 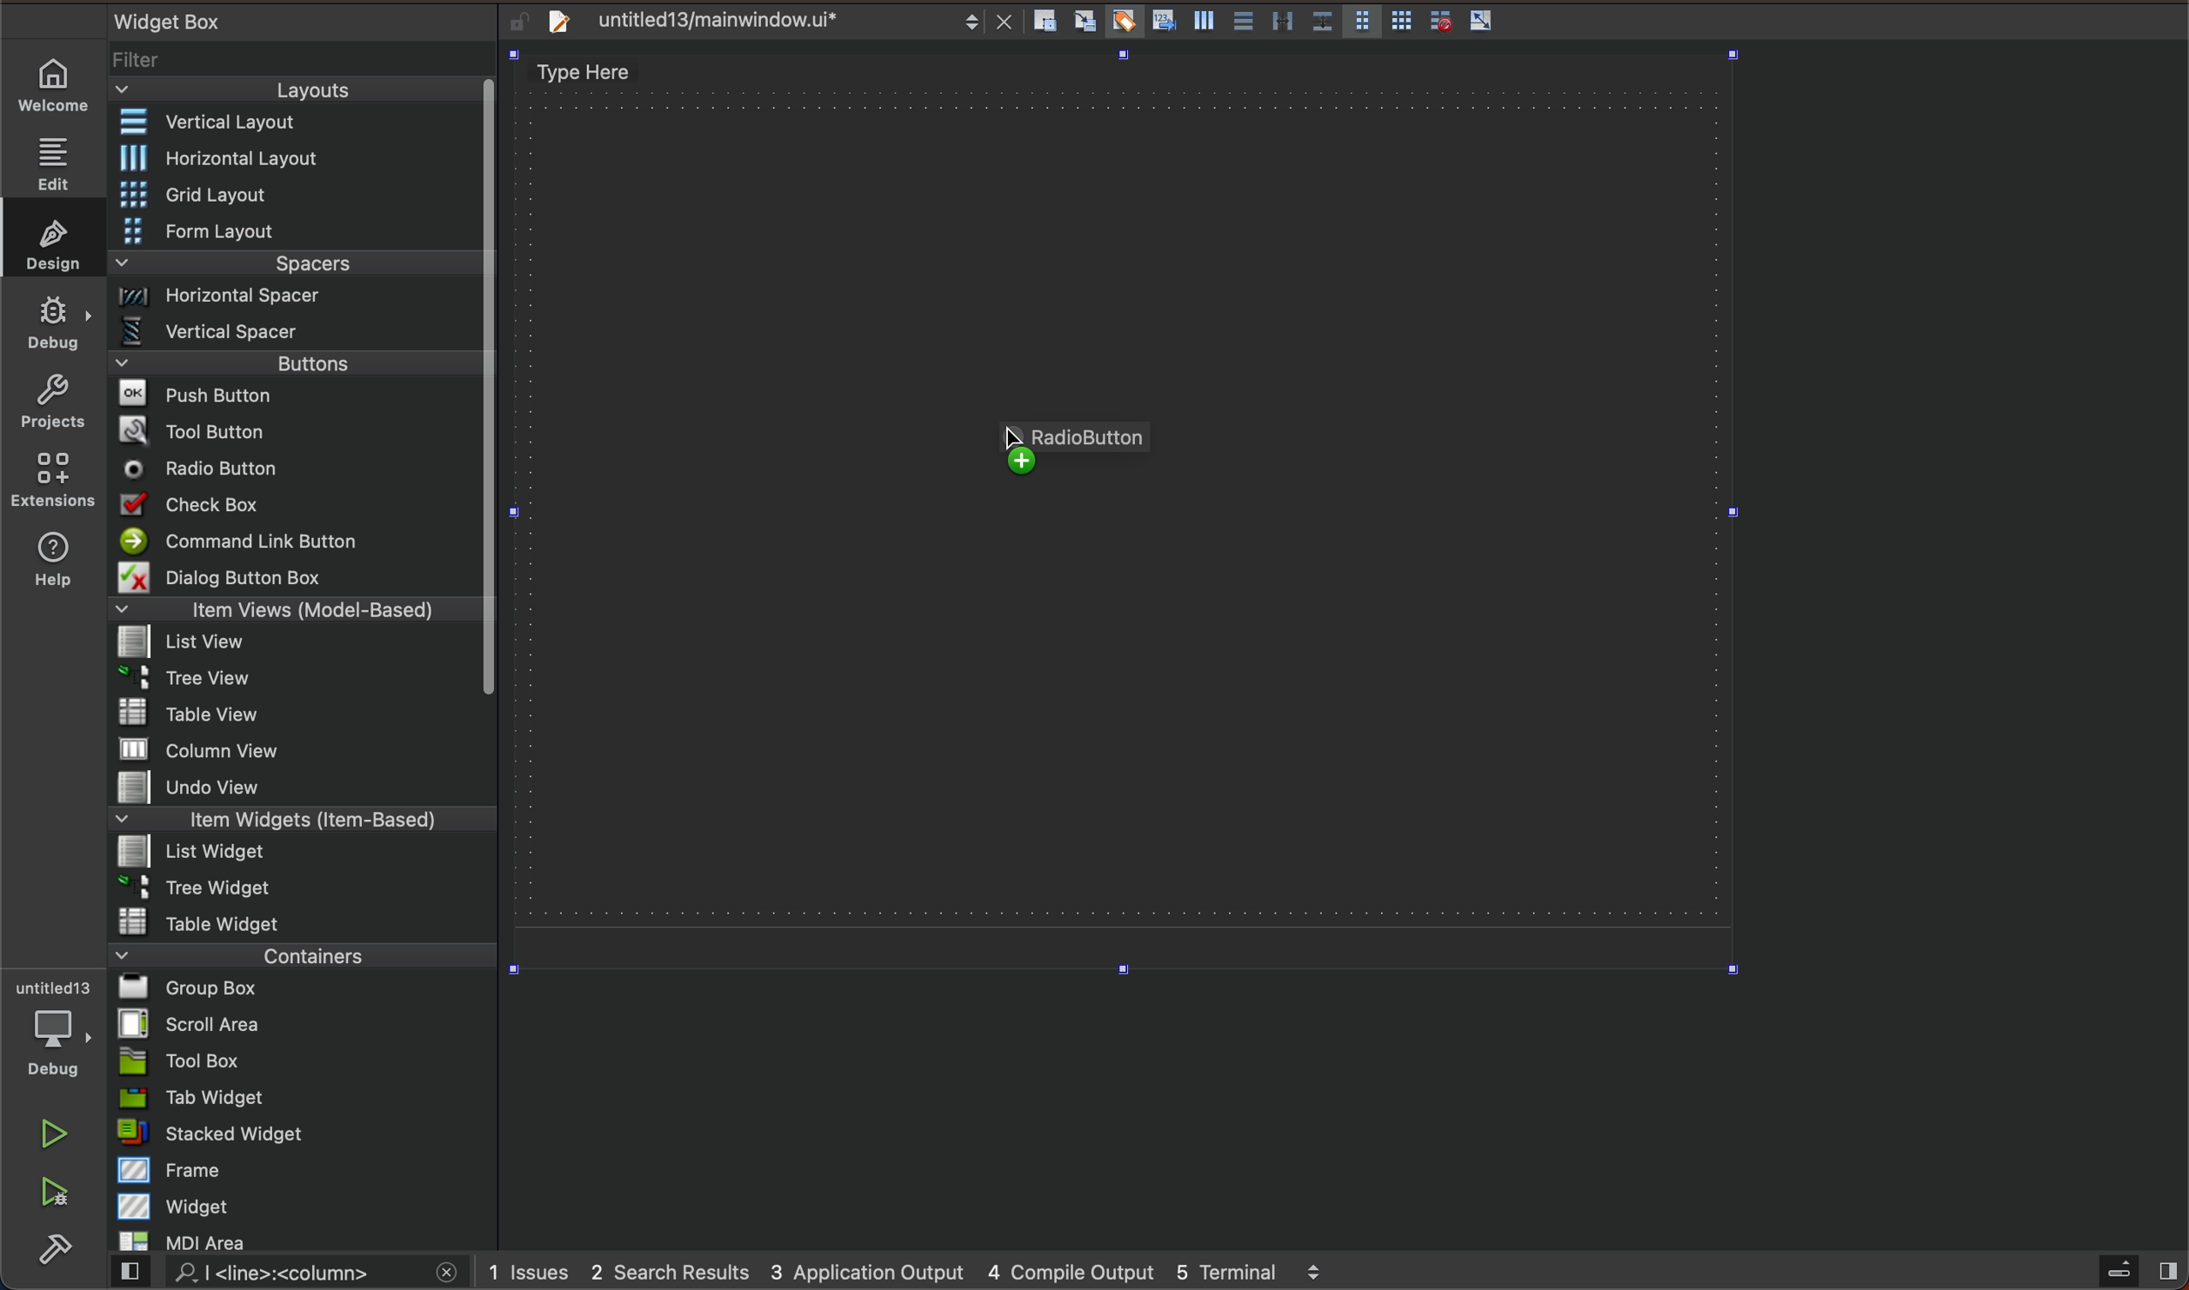 What do you see at coordinates (1361, 23) in the screenshot?
I see `` at bounding box center [1361, 23].